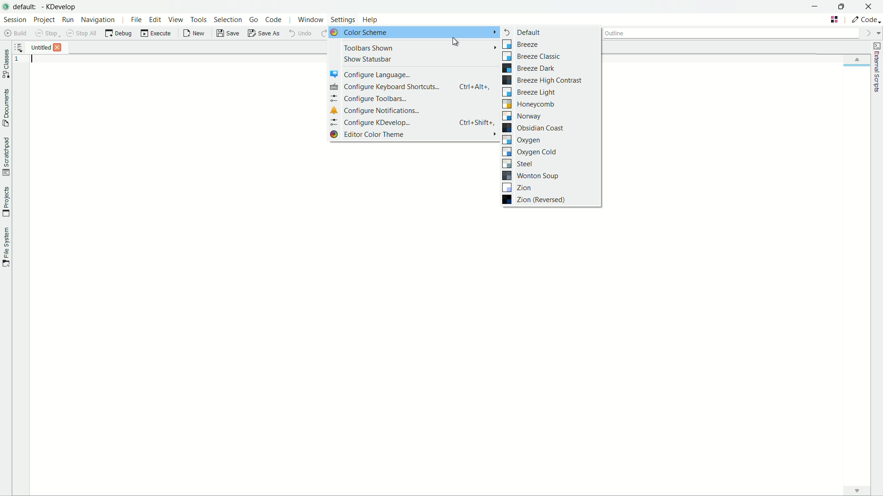  What do you see at coordinates (274, 20) in the screenshot?
I see `code` at bounding box center [274, 20].